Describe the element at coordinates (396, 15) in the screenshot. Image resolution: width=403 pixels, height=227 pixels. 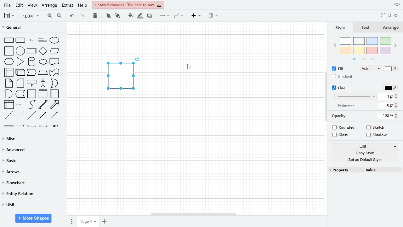
I see `collapse` at that location.